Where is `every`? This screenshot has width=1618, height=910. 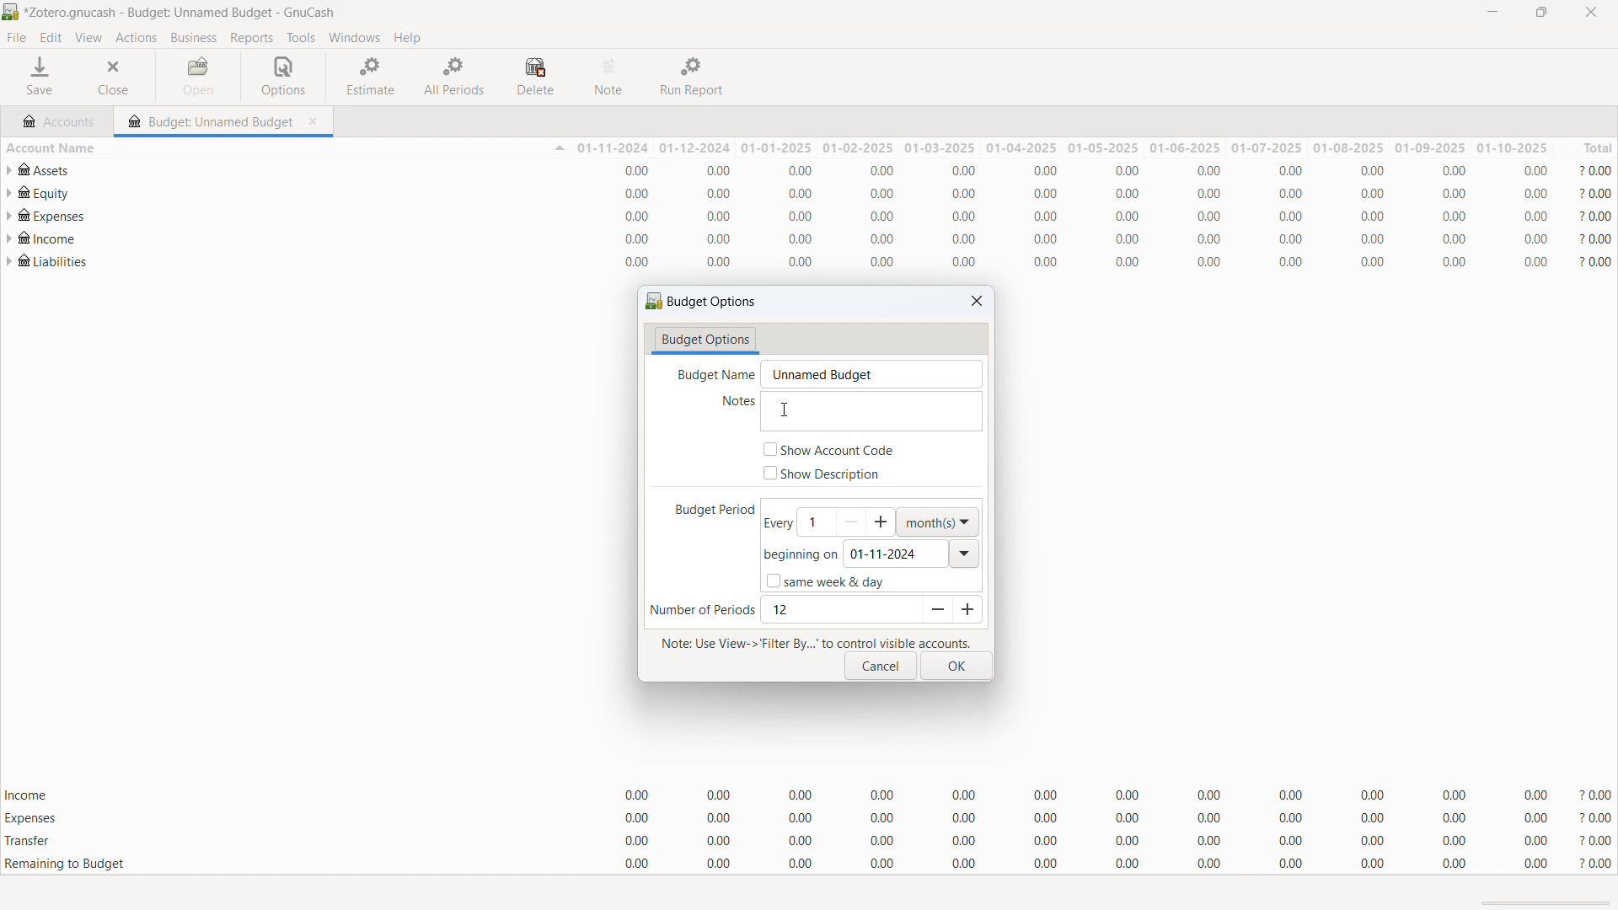 every is located at coordinates (776, 523).